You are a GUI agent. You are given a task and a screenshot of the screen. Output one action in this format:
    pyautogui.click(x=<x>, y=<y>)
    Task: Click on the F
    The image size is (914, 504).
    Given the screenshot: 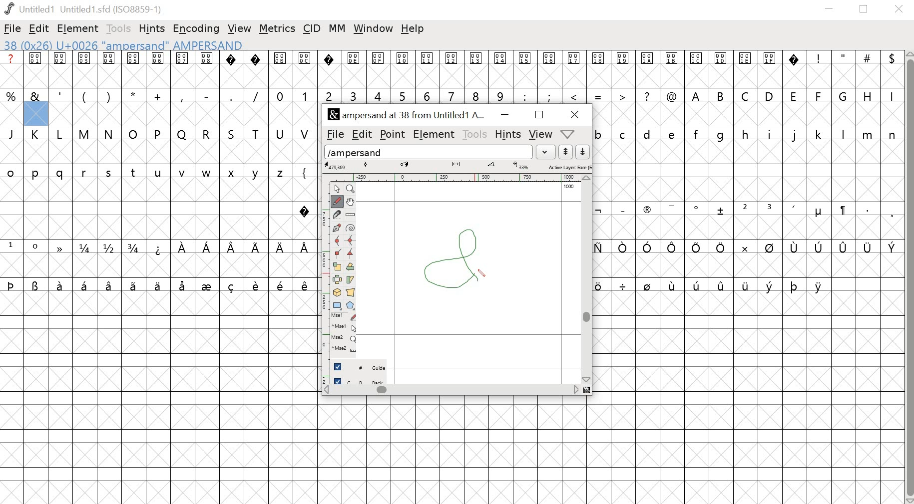 What is the action you would take?
    pyautogui.click(x=820, y=96)
    